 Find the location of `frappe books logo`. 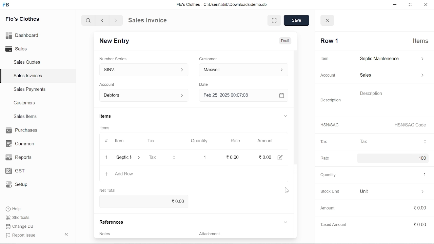

frappe books logo is located at coordinates (7, 6).